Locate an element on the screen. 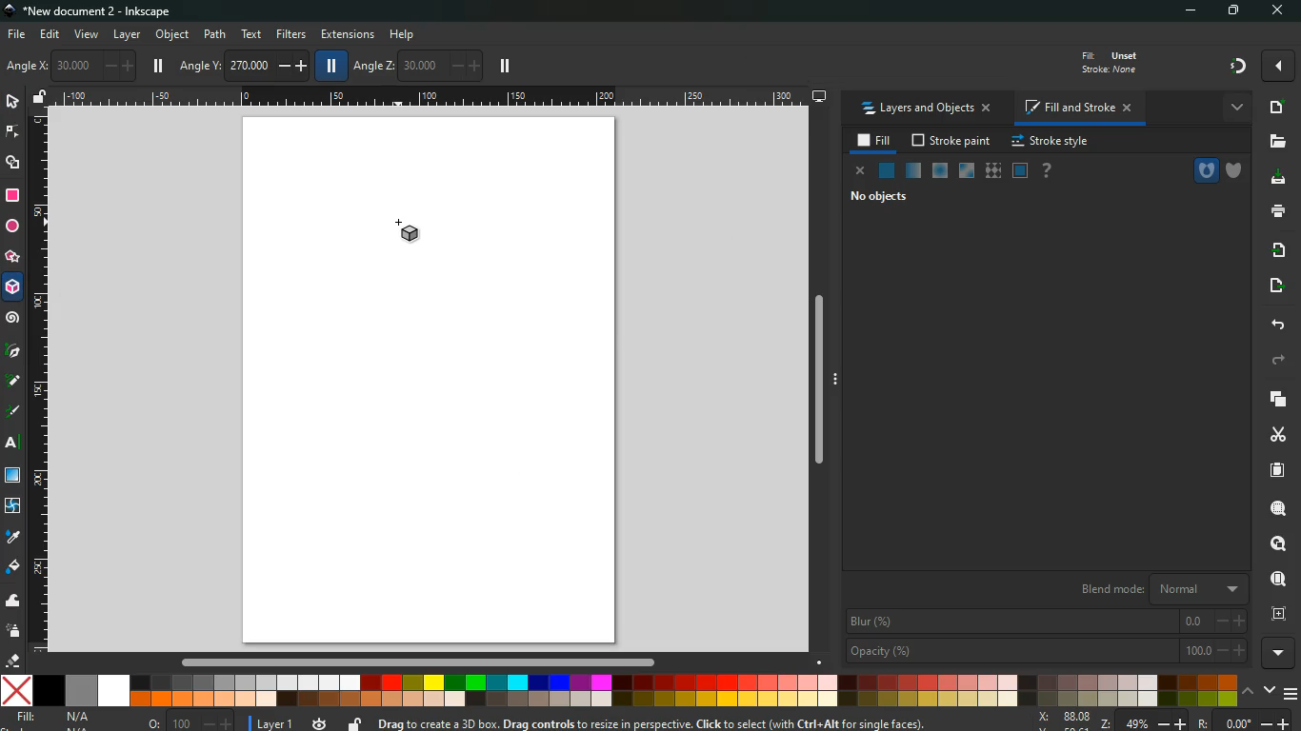 The image size is (1301, 731). Ruler is located at coordinates (432, 97).